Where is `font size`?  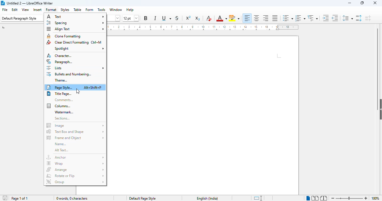
font size is located at coordinates (131, 18).